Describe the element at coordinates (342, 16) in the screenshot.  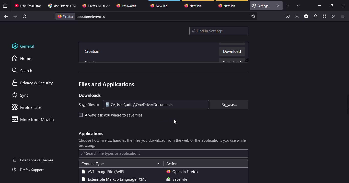
I see `menu` at that location.